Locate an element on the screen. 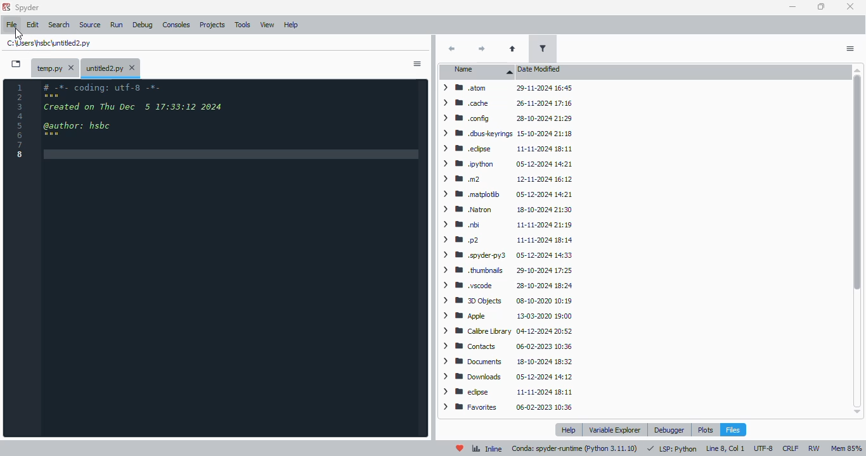 The width and height of the screenshot is (866, 456). view is located at coordinates (268, 25).